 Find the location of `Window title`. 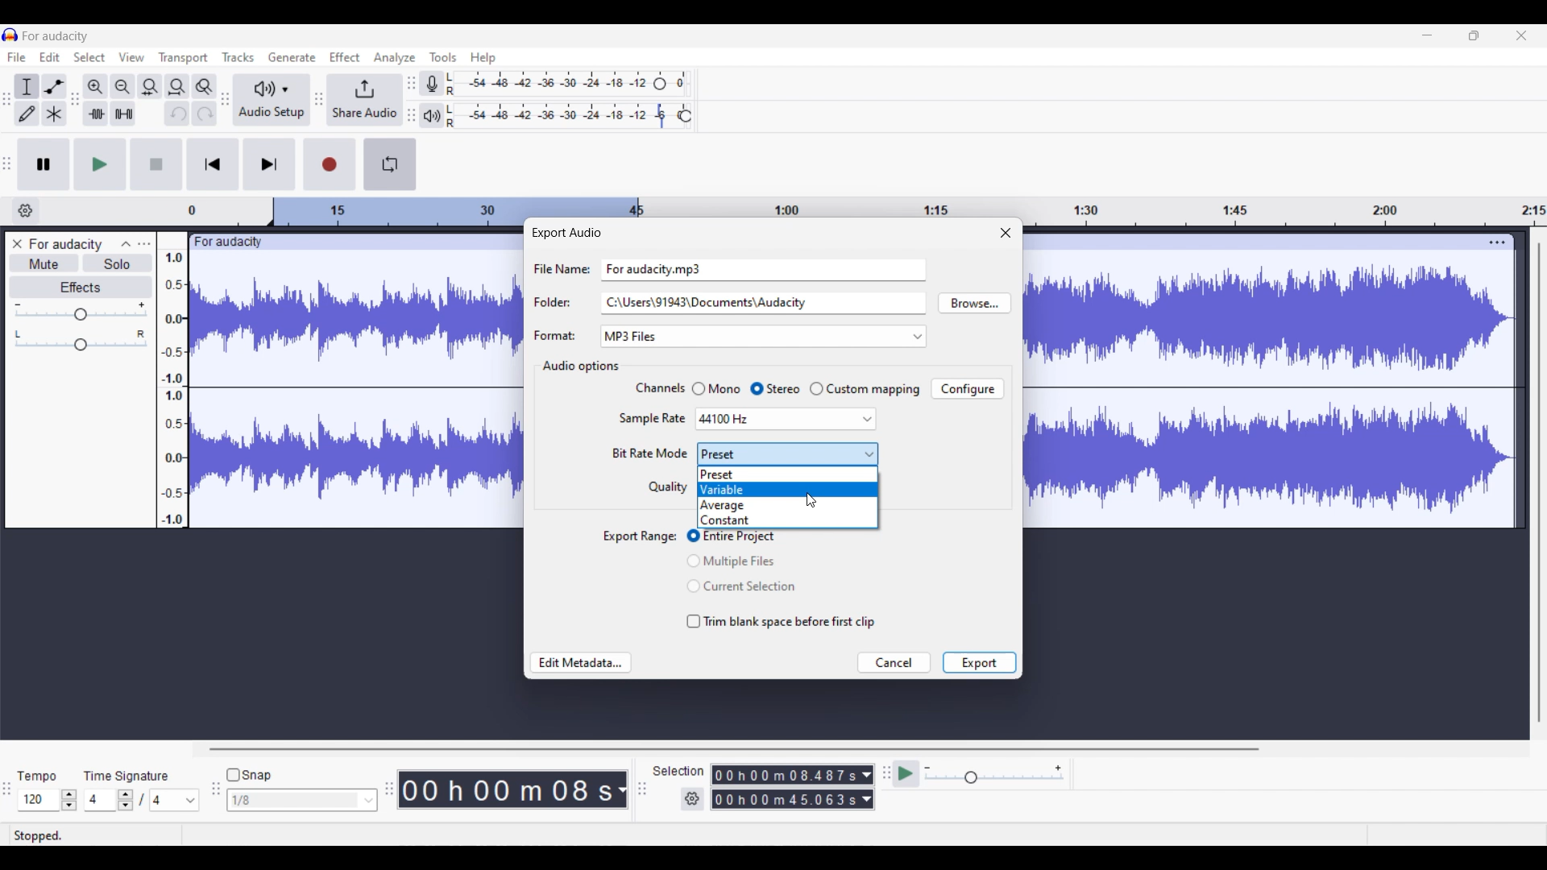

Window title is located at coordinates (566, 233).